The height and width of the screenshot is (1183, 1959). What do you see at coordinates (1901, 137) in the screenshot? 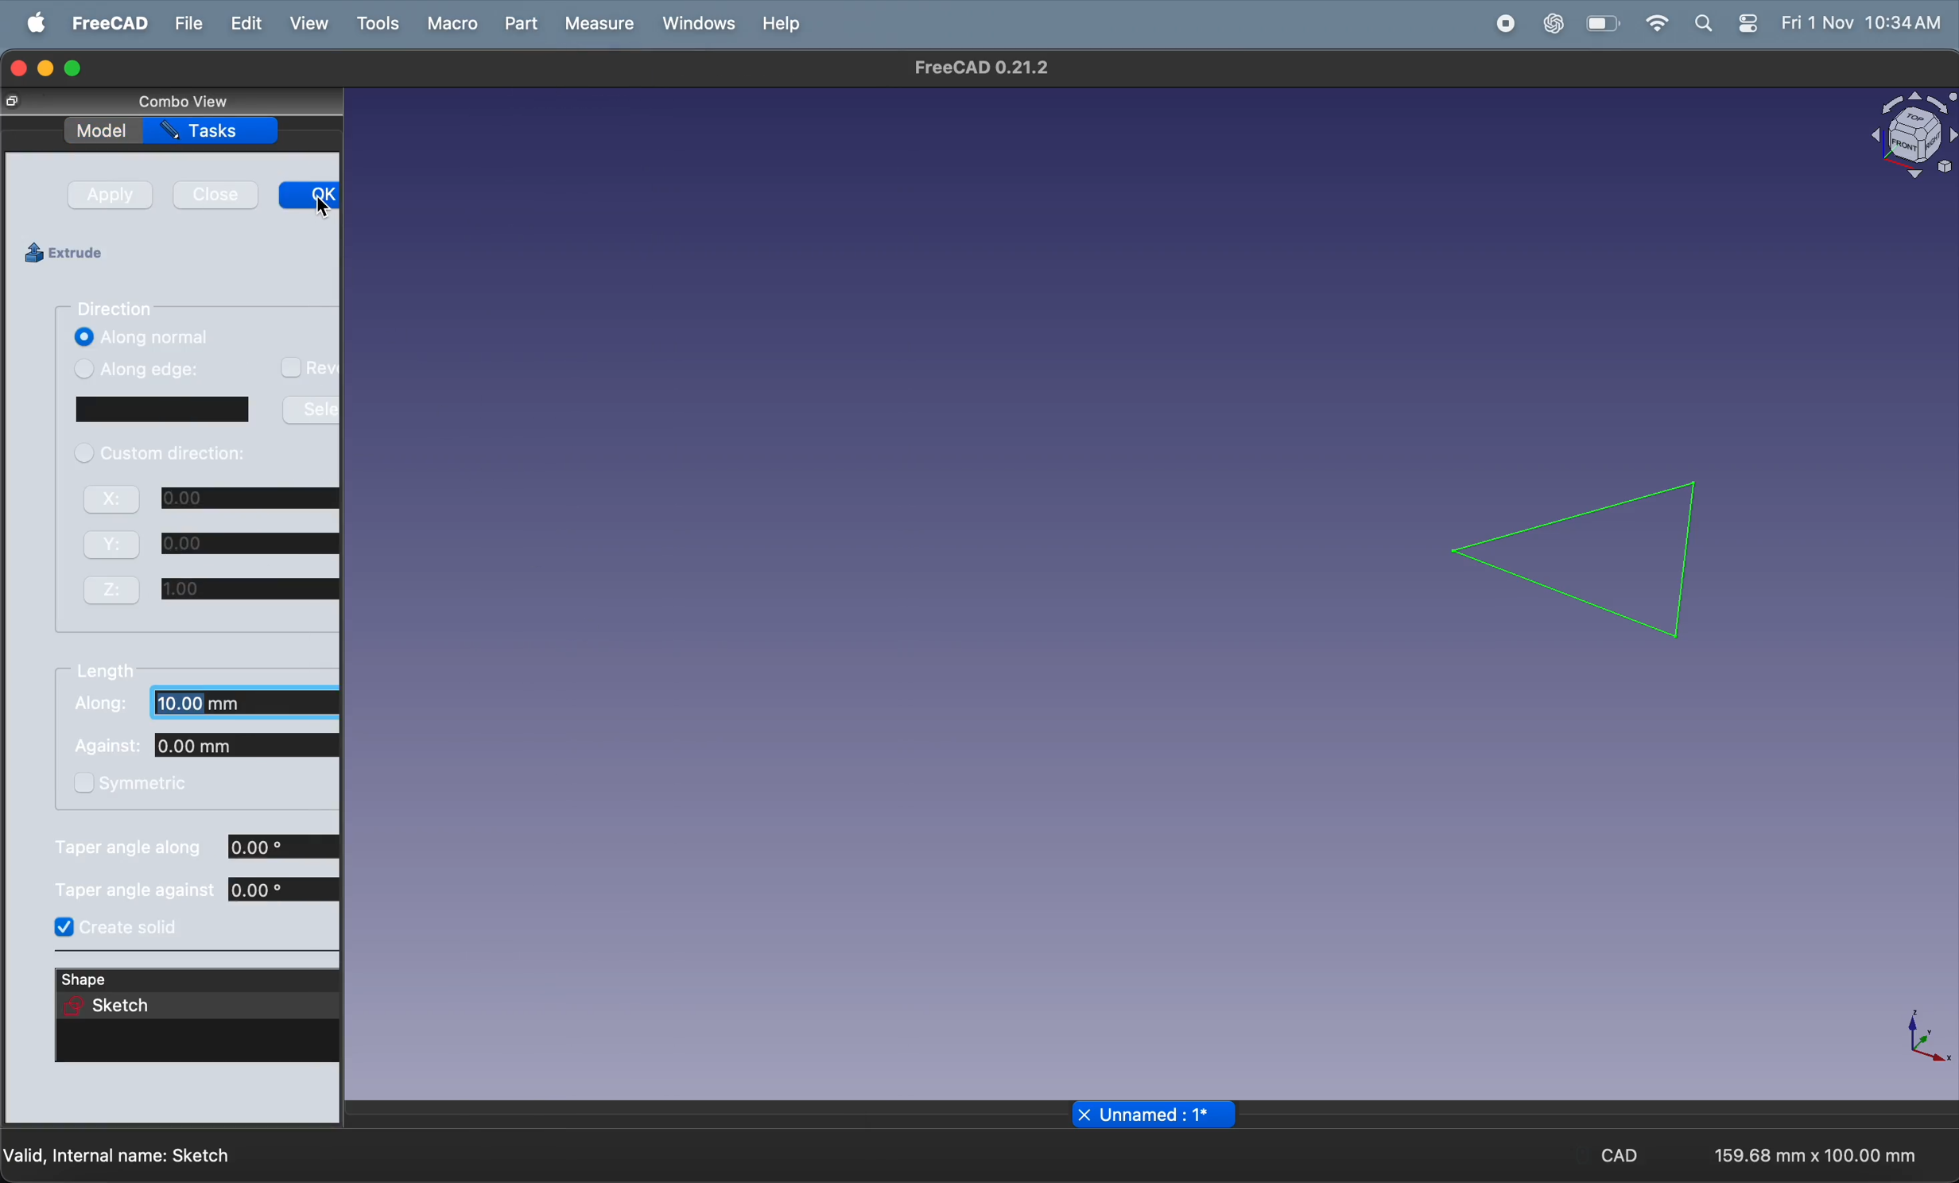
I see `object view` at bounding box center [1901, 137].